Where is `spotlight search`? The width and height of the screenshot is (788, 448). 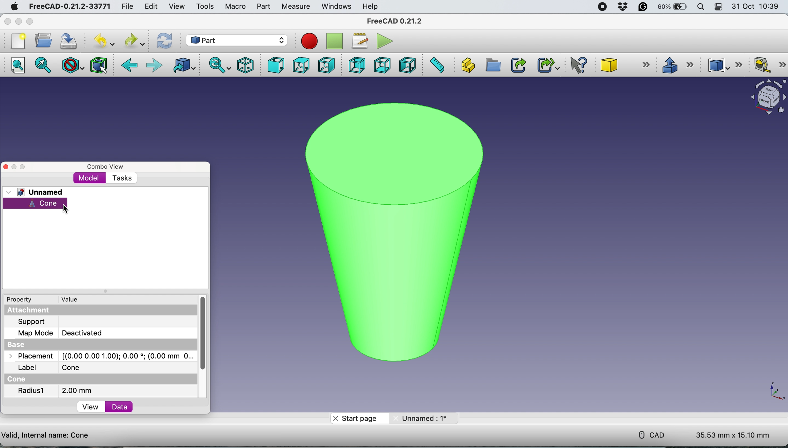 spotlight search is located at coordinates (701, 7).